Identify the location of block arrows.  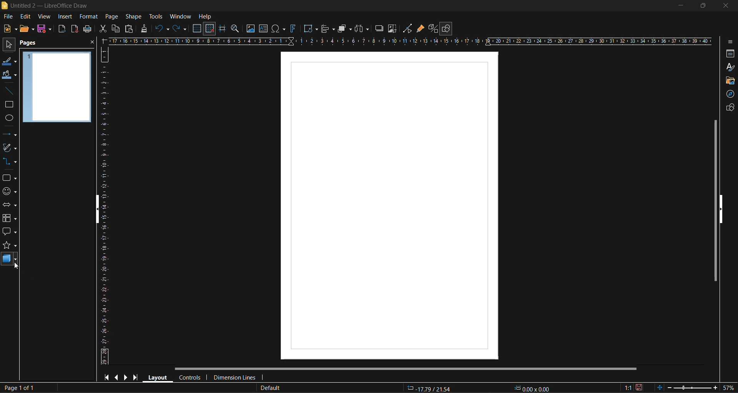
(10, 205).